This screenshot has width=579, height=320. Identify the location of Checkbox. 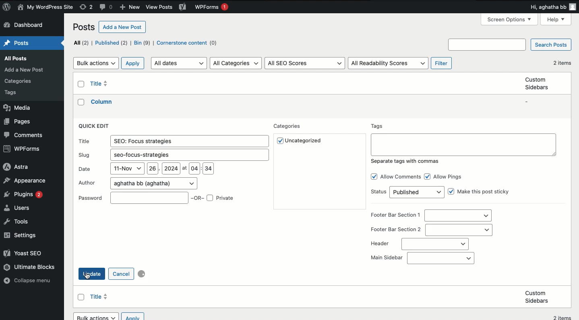
(81, 297).